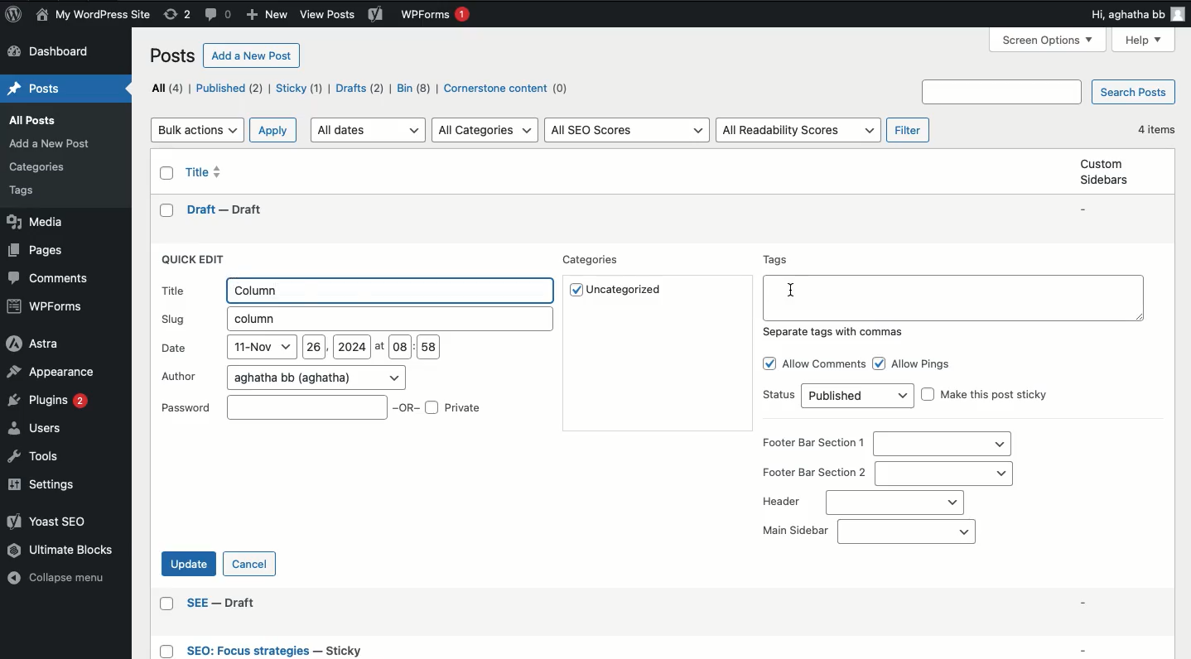 The image size is (1191, 659). Describe the element at coordinates (92, 15) in the screenshot. I see `Name` at that location.